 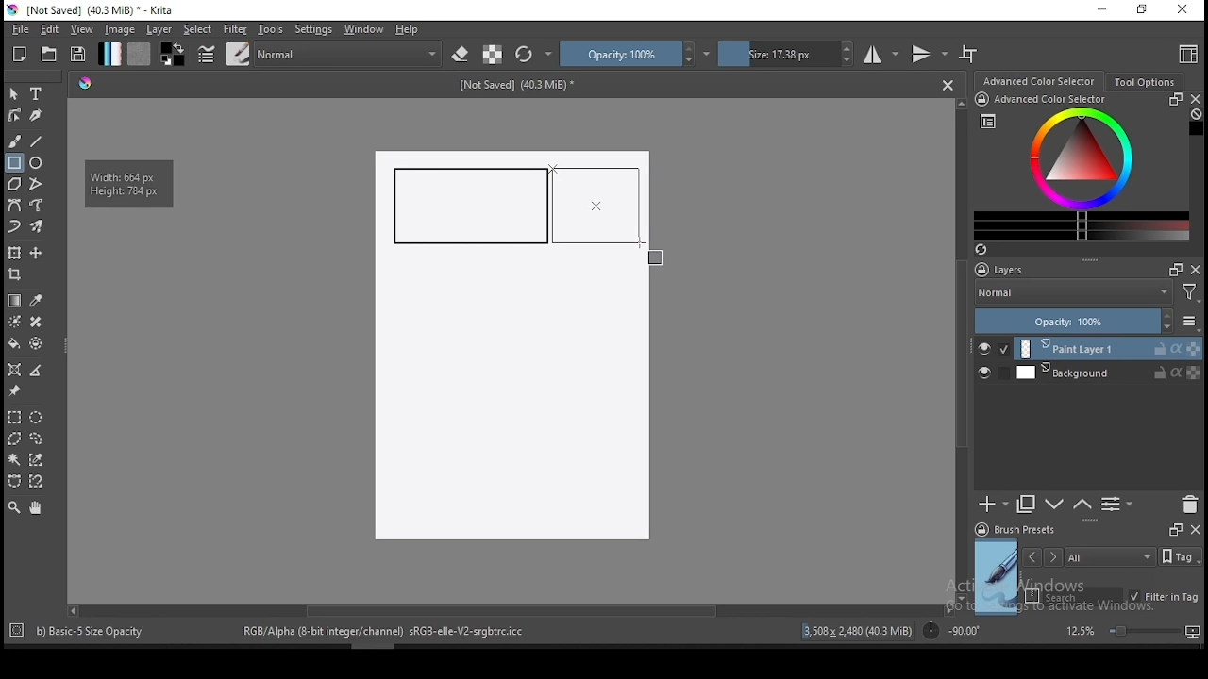 What do you see at coordinates (37, 161) in the screenshot?
I see `ellipse tool` at bounding box center [37, 161].